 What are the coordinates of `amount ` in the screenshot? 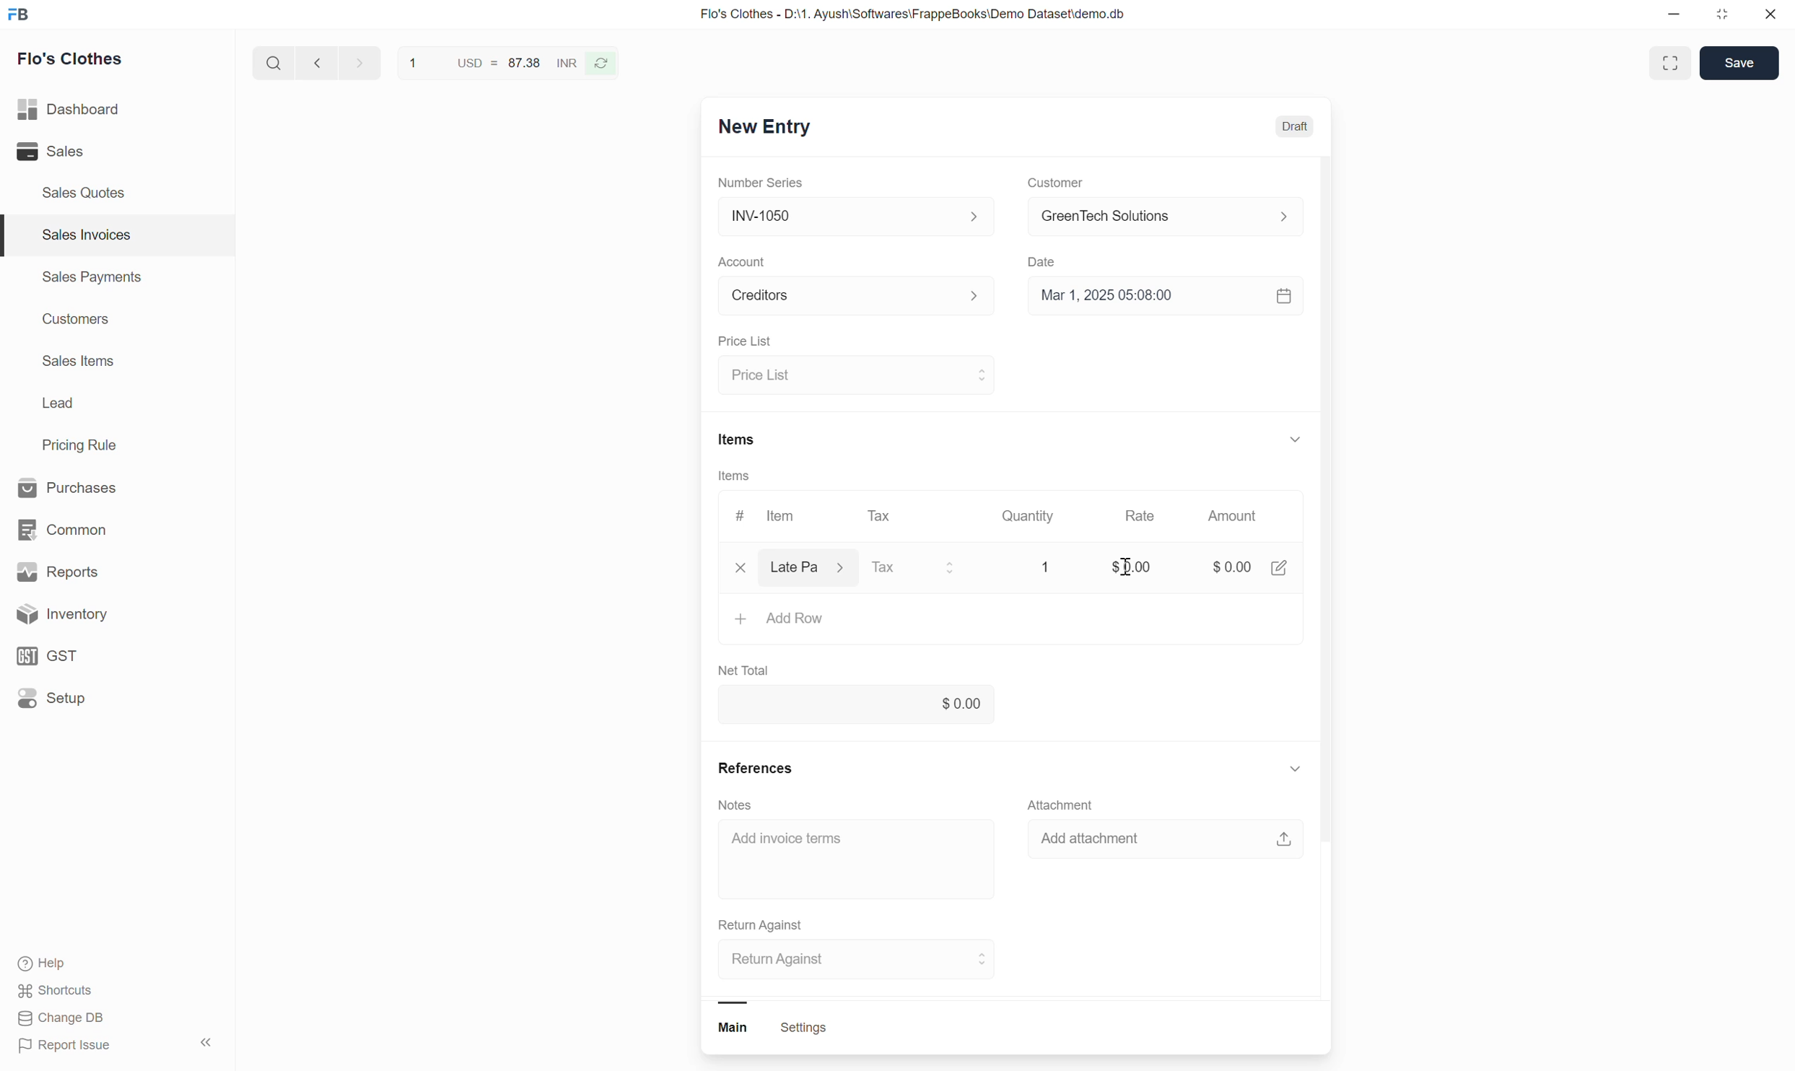 It's located at (1221, 568).